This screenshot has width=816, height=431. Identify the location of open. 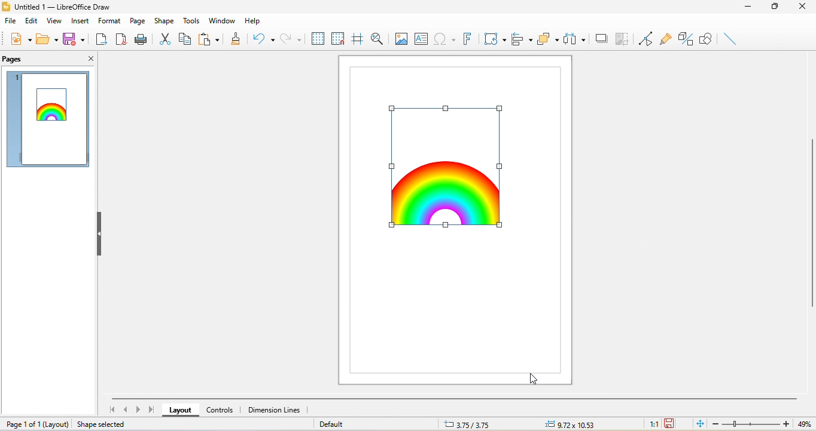
(45, 39).